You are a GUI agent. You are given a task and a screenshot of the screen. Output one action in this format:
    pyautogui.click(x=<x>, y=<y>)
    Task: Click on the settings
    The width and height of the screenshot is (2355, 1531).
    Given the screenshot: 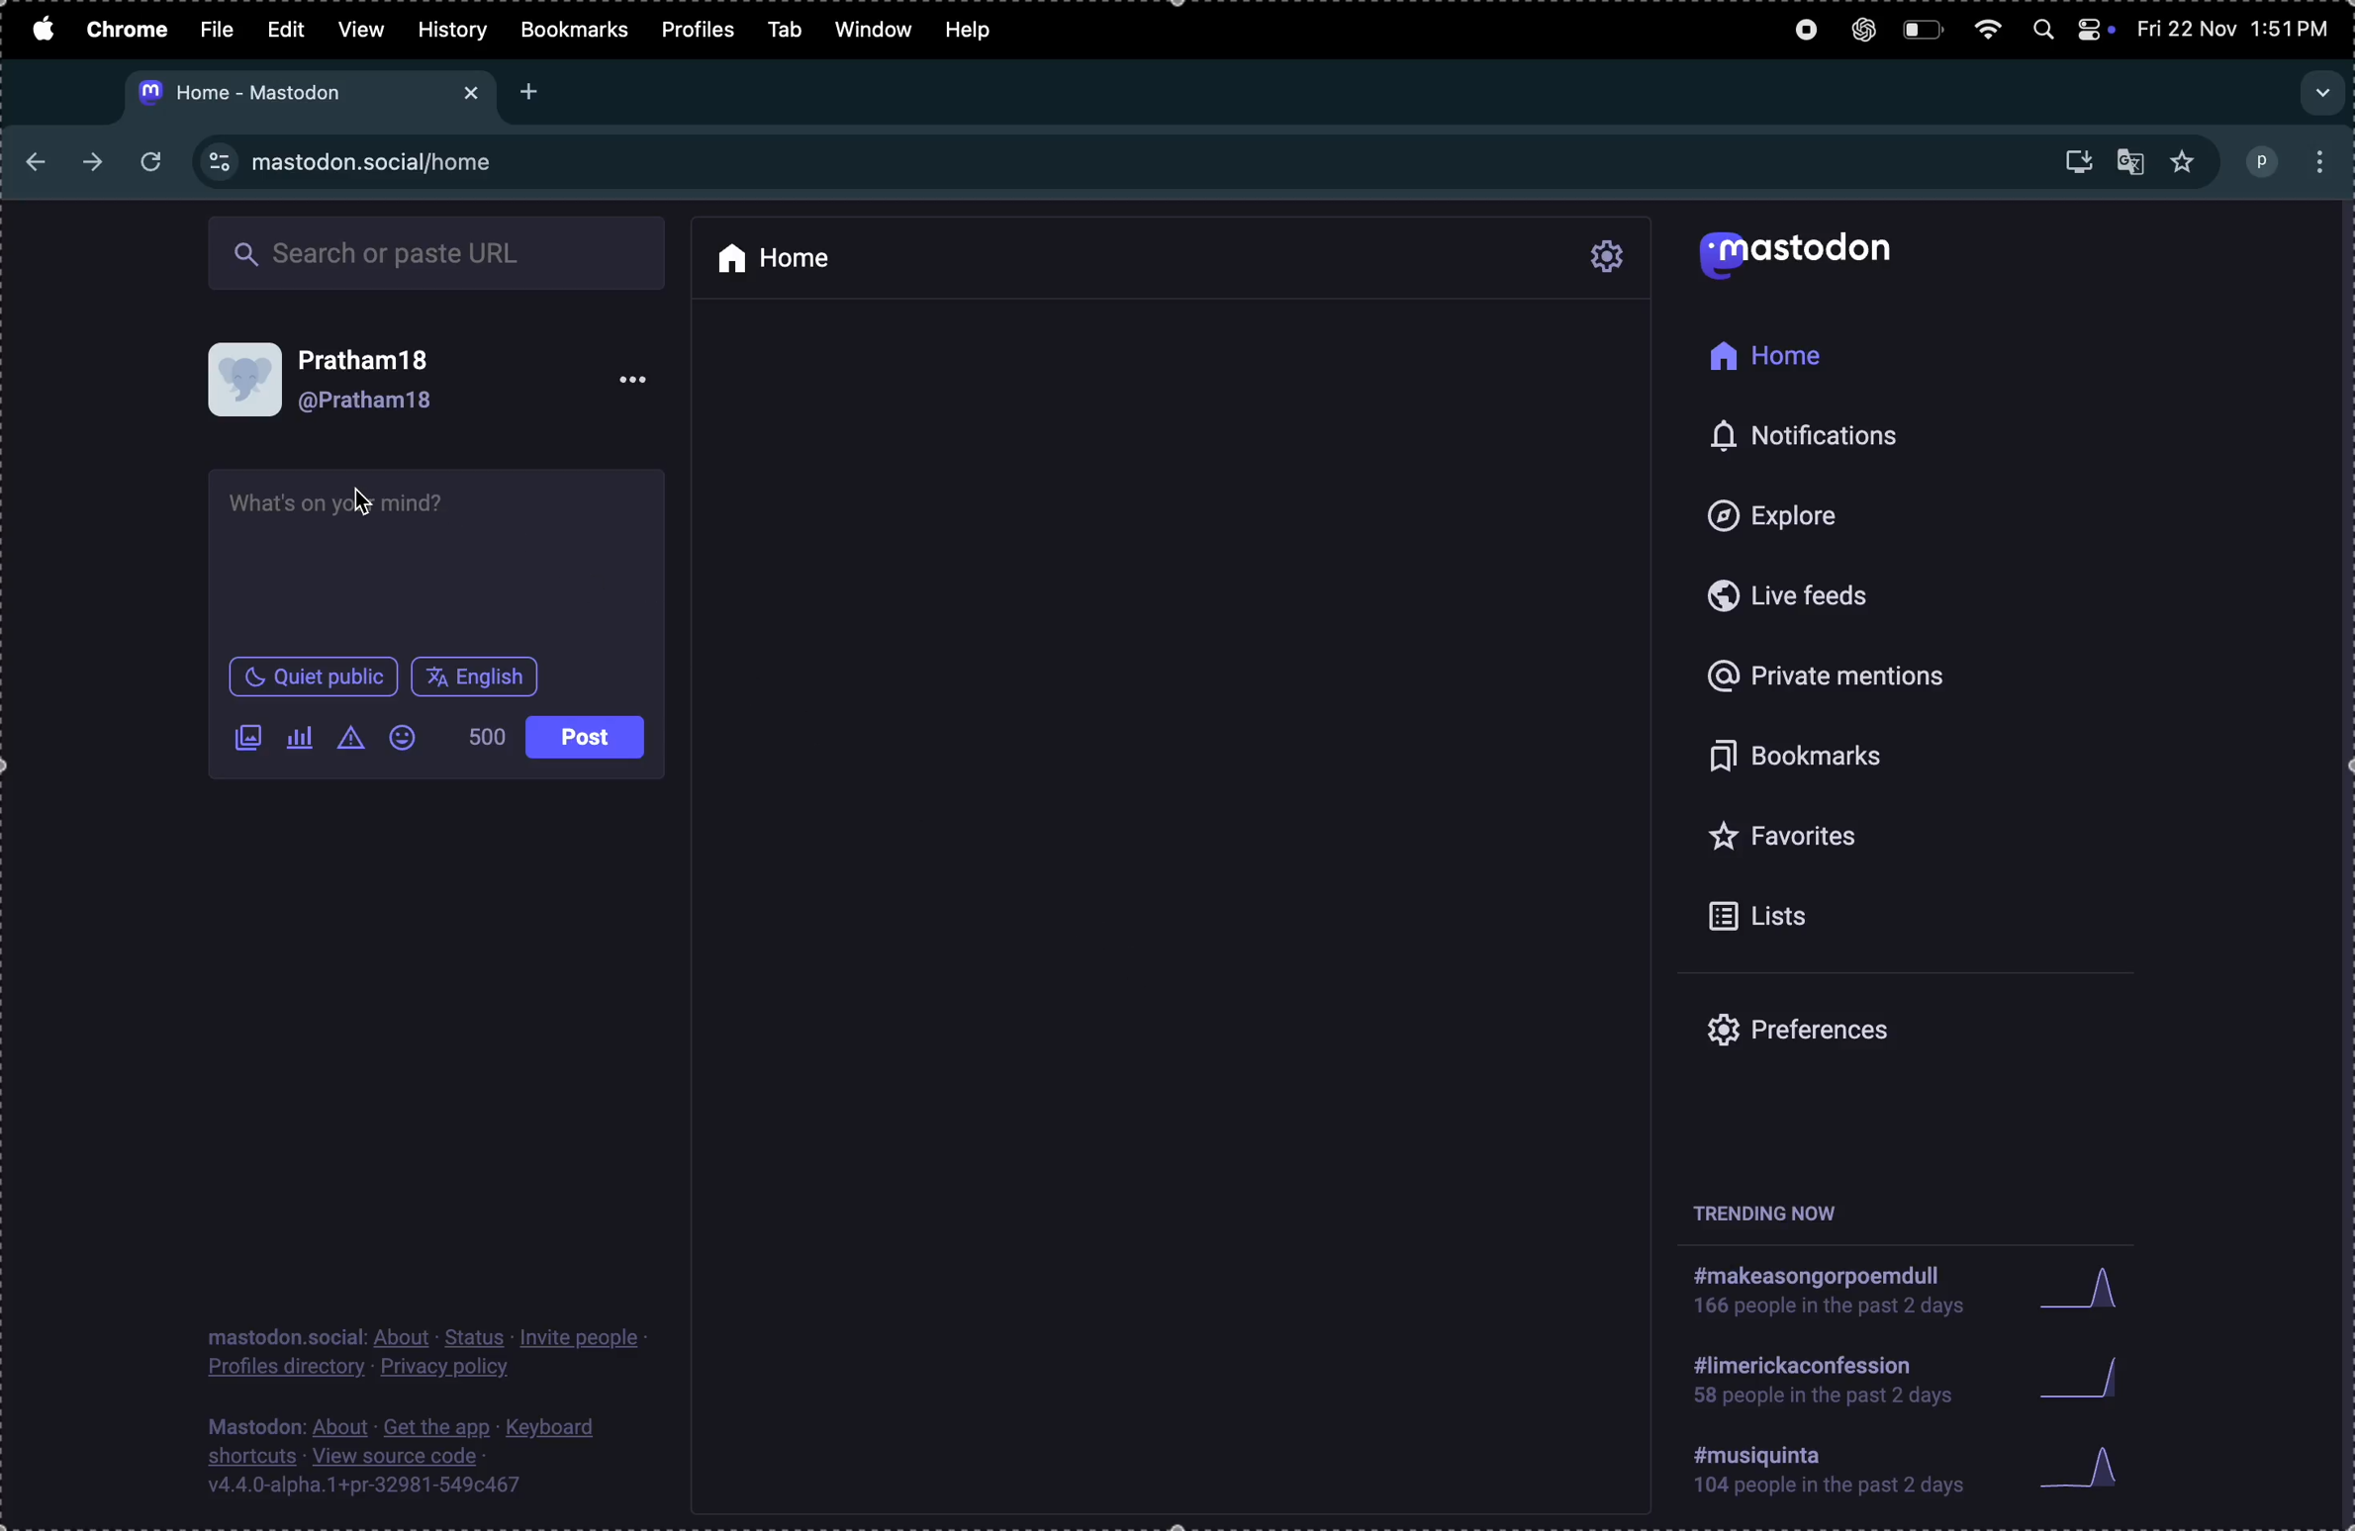 What is the action you would take?
    pyautogui.click(x=1608, y=258)
    